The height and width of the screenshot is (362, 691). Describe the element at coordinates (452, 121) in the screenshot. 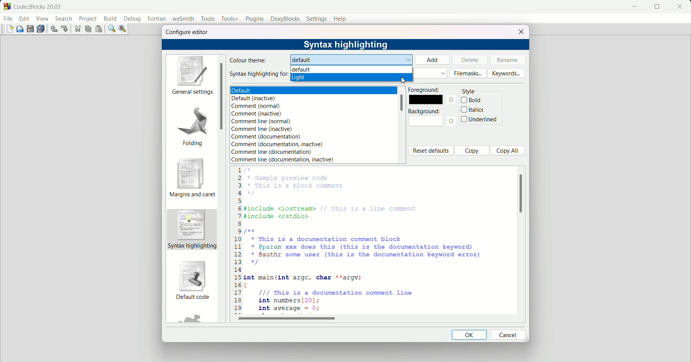

I see `text` at that location.